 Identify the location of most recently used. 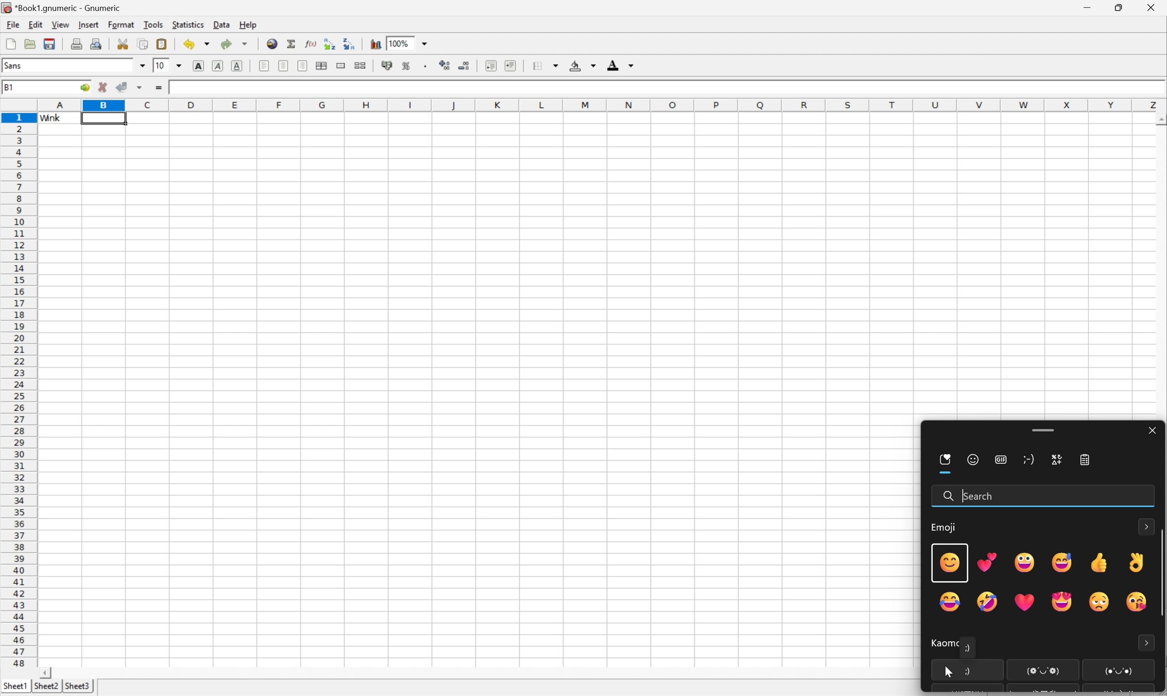
(946, 463).